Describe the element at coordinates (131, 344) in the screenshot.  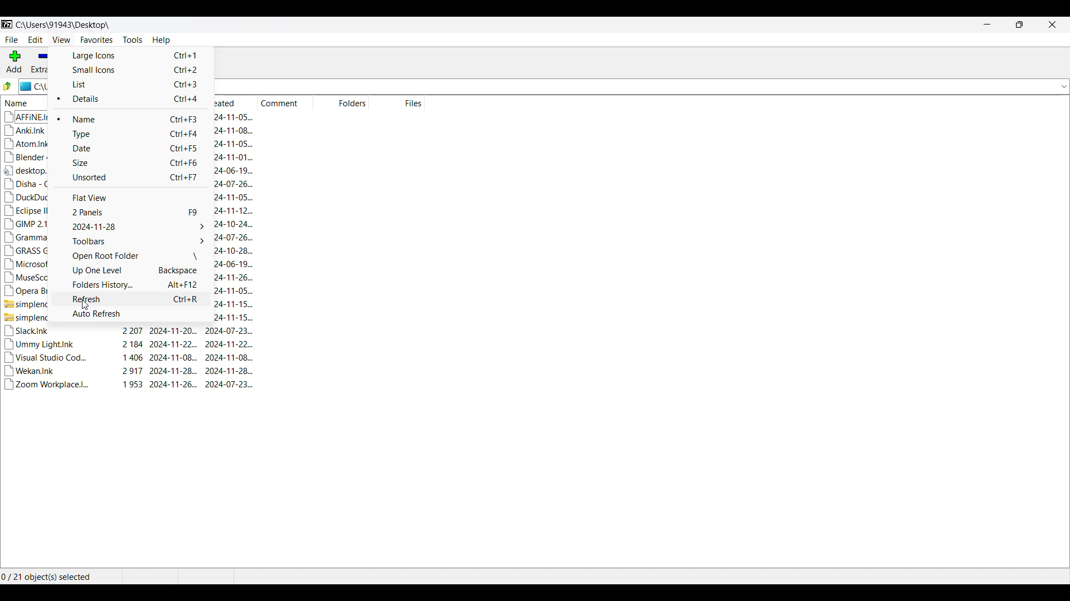
I see `Ummy Light.Ink 2184 2024-11-22... 2024-11-22...` at that location.